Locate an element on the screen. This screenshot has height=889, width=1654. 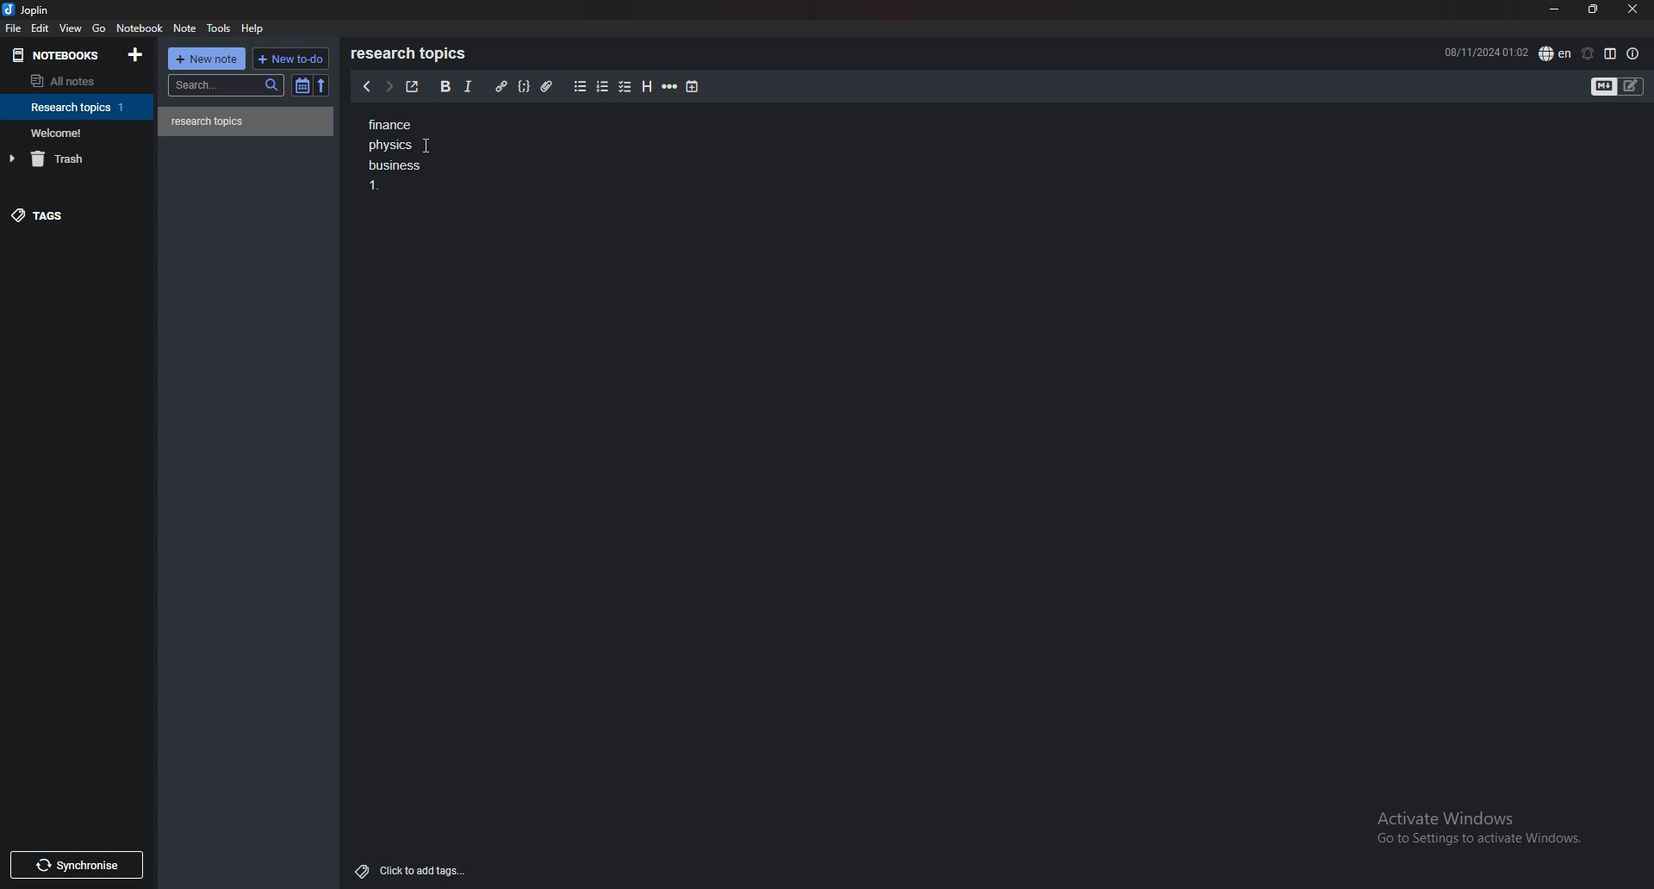
note properties is located at coordinates (1633, 53).